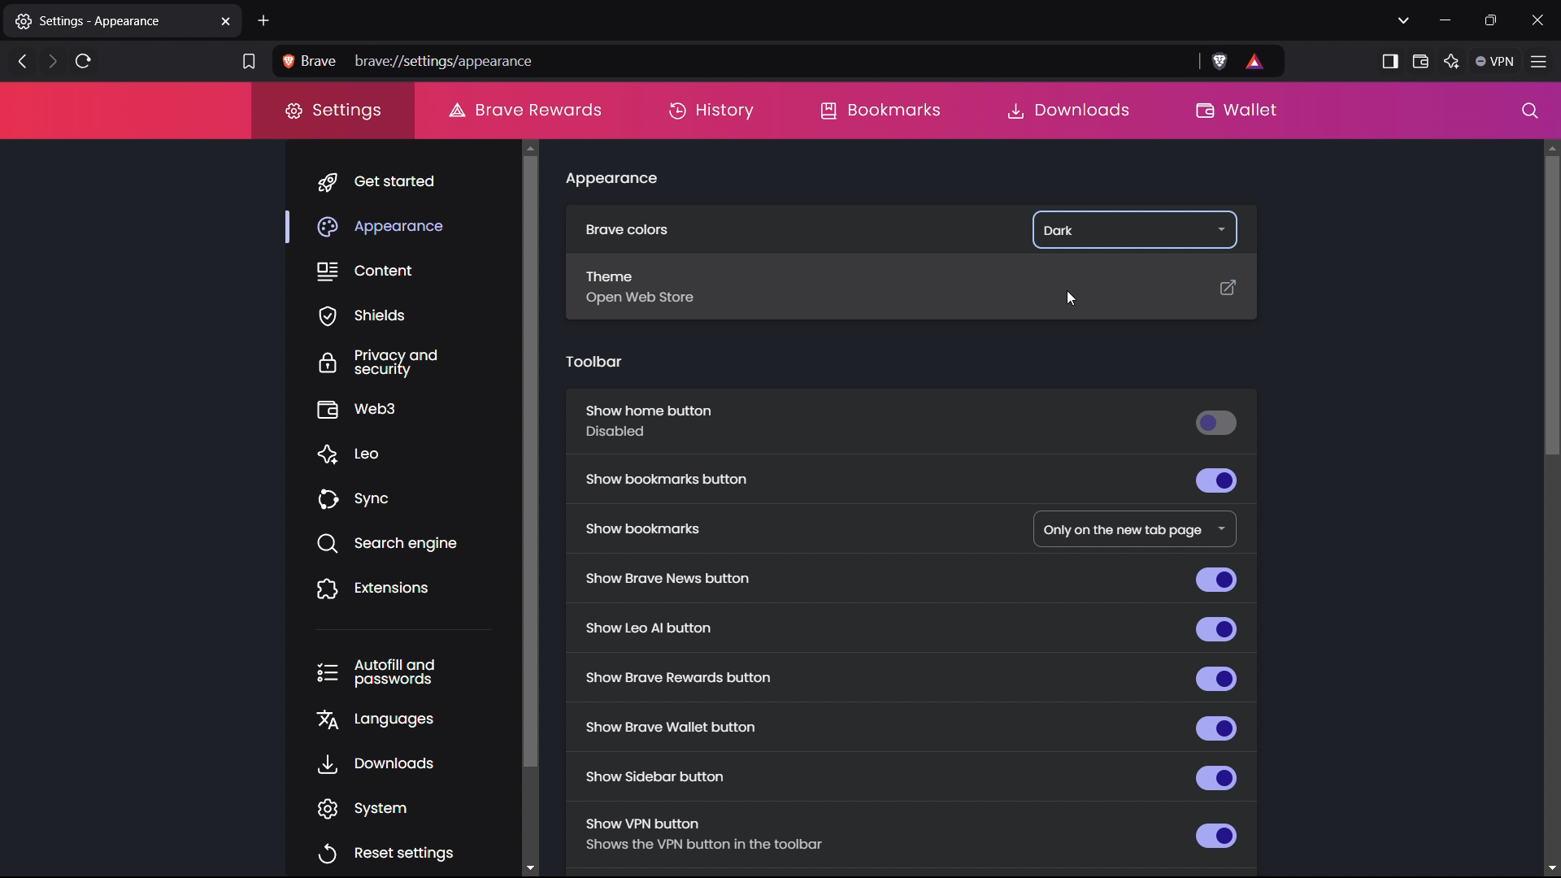  What do you see at coordinates (540, 863) in the screenshot?
I see `scroll down` at bounding box center [540, 863].